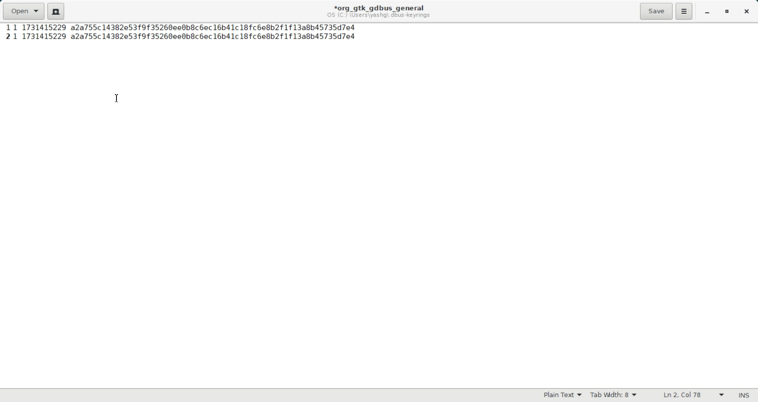 The image size is (758, 402). Describe the element at coordinates (563, 396) in the screenshot. I see `Plain Text` at that location.